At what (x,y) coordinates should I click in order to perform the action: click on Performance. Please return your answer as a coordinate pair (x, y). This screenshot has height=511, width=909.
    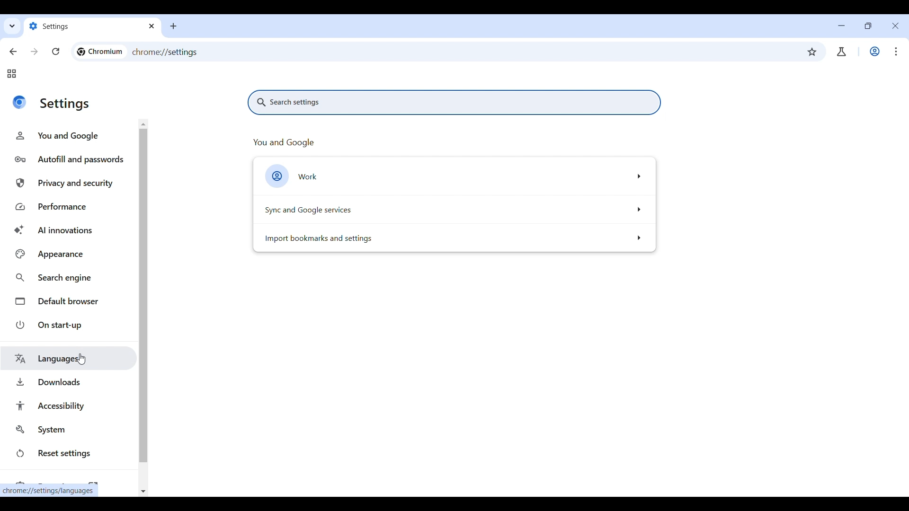
    Looking at the image, I should click on (71, 207).